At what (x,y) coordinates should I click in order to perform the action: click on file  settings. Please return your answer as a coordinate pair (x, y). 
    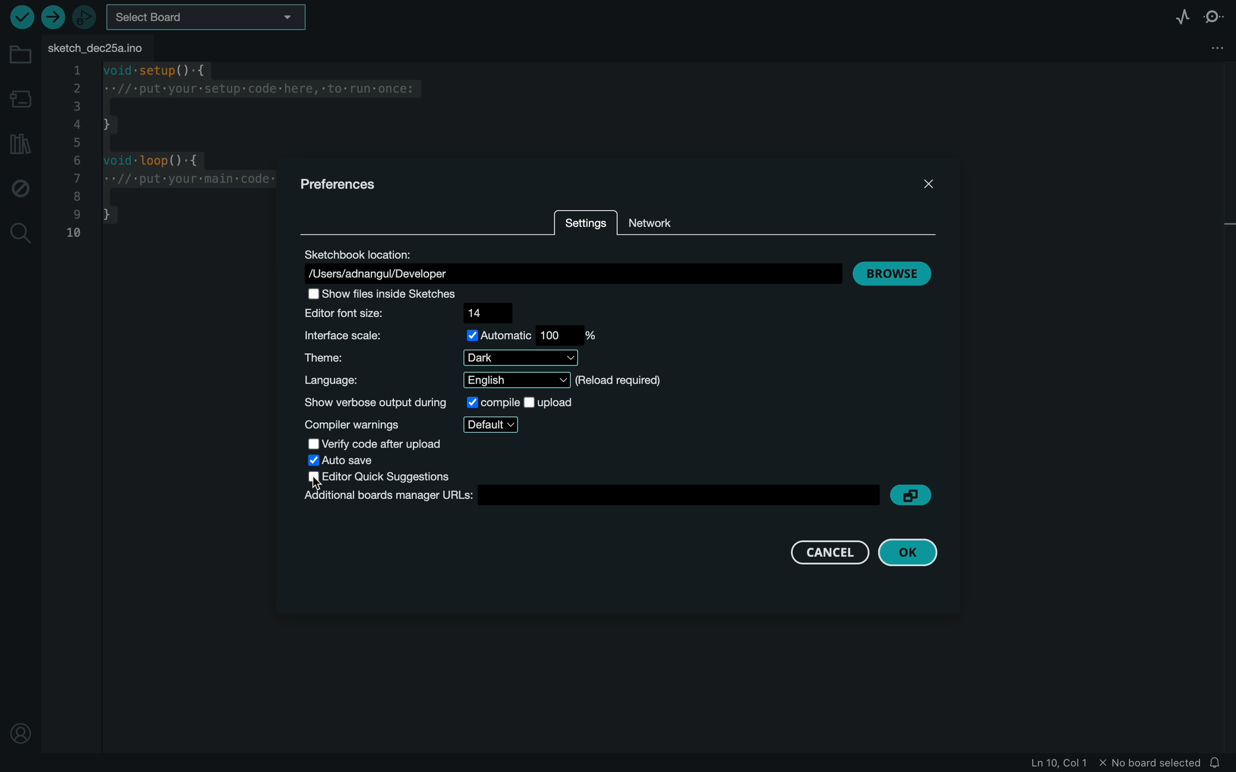
    Looking at the image, I should click on (1200, 49).